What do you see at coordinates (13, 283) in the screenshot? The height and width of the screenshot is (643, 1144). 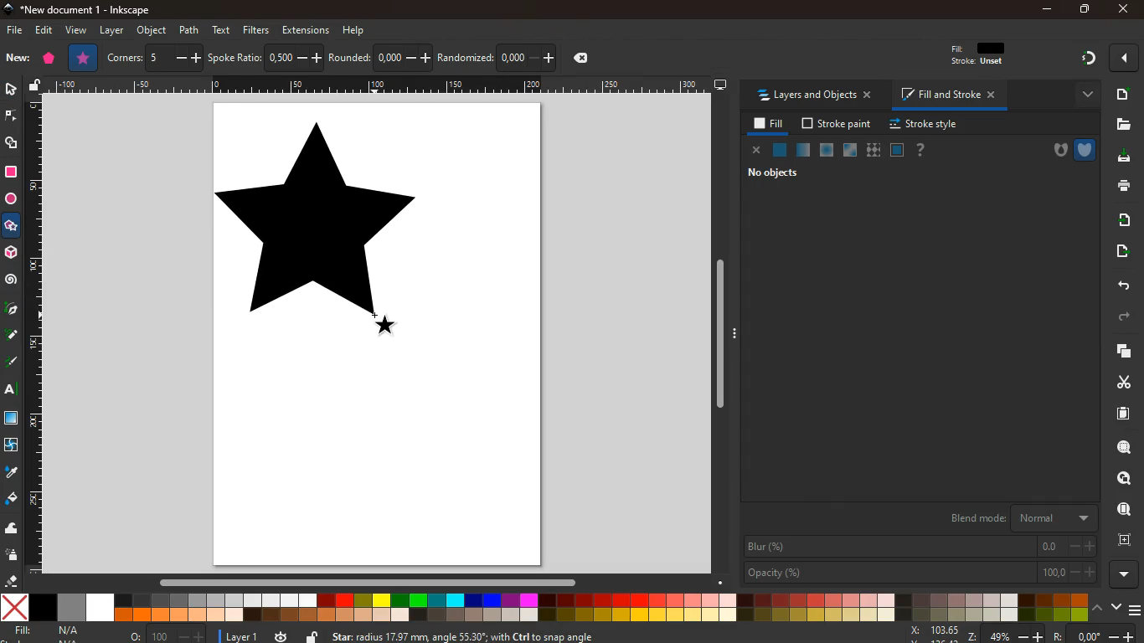 I see `spiral` at bounding box center [13, 283].